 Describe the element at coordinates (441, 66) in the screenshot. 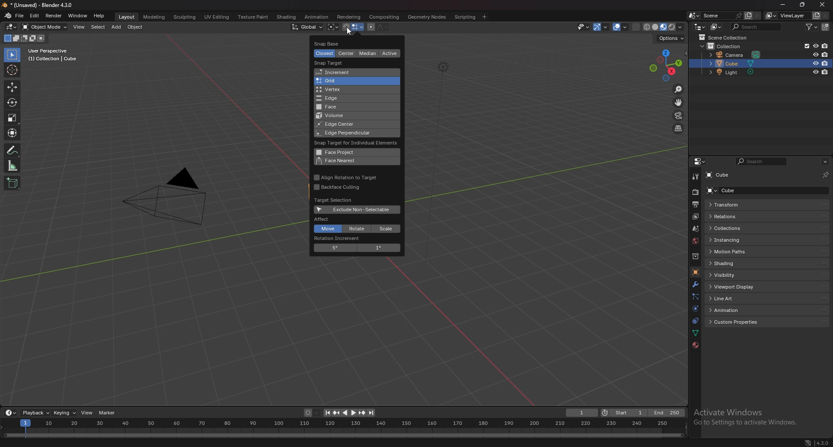

I see `lighting` at that location.